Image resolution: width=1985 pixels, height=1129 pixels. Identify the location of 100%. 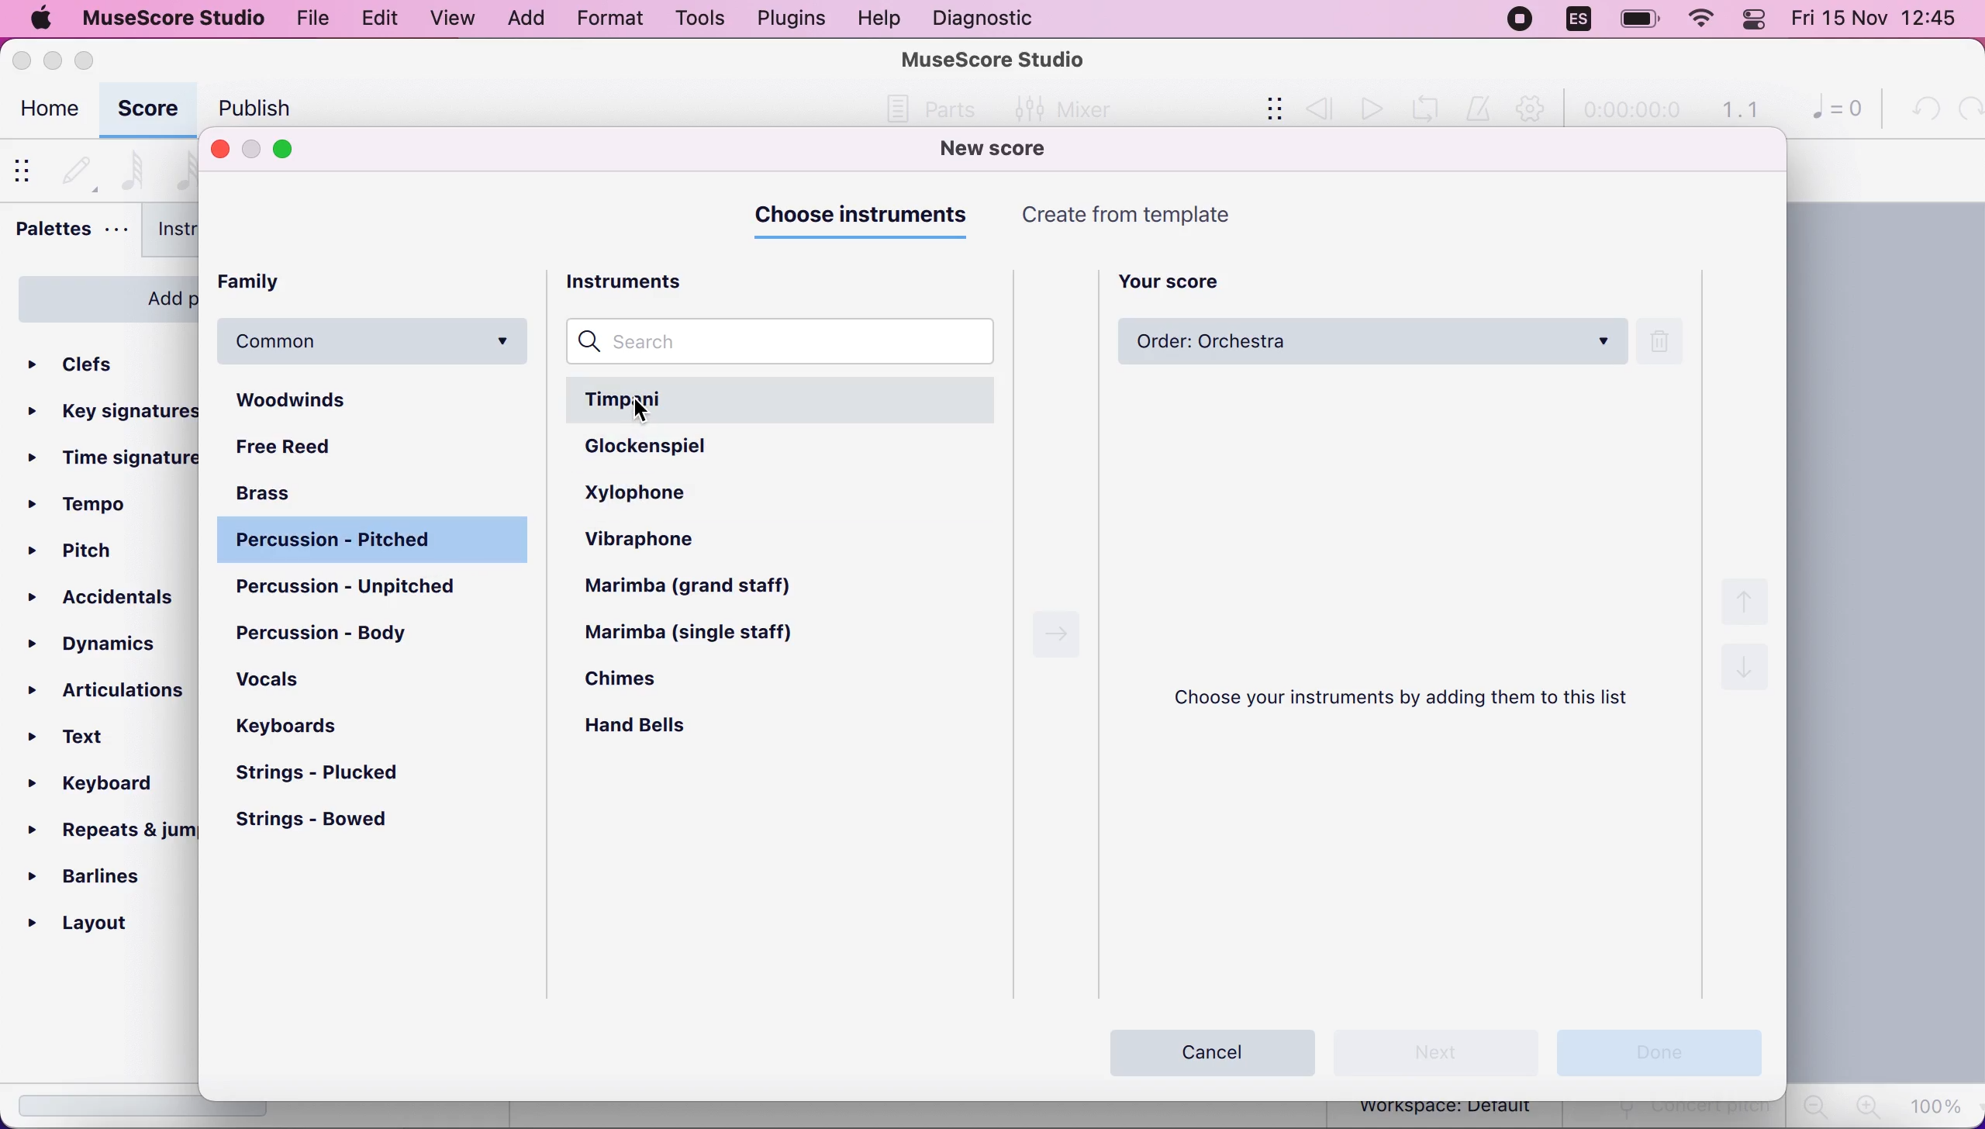
(1939, 1105).